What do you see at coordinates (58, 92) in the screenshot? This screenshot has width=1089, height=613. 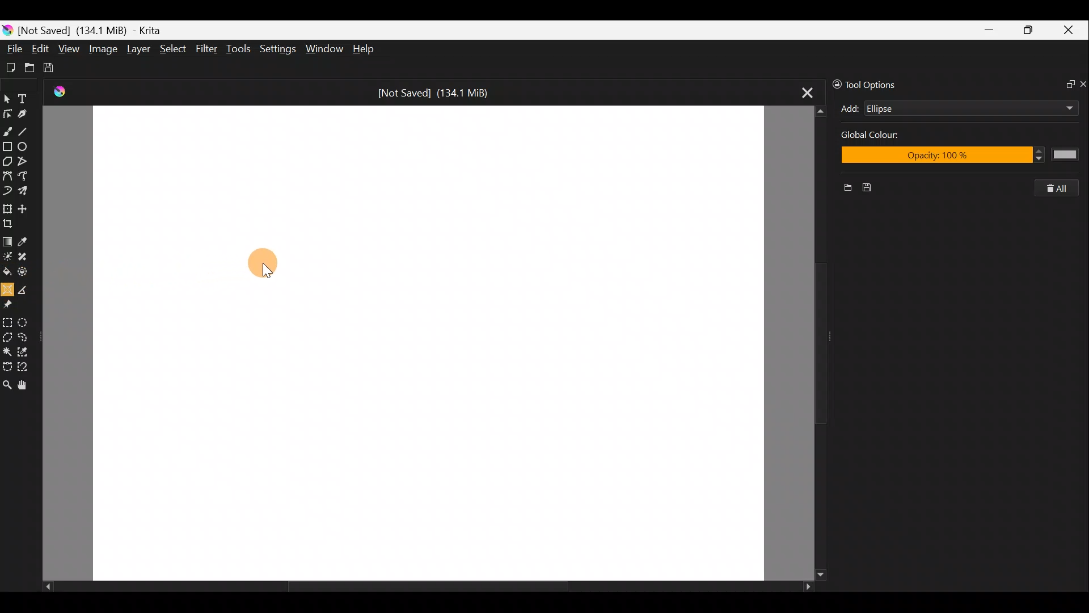 I see `Krita Logo` at bounding box center [58, 92].